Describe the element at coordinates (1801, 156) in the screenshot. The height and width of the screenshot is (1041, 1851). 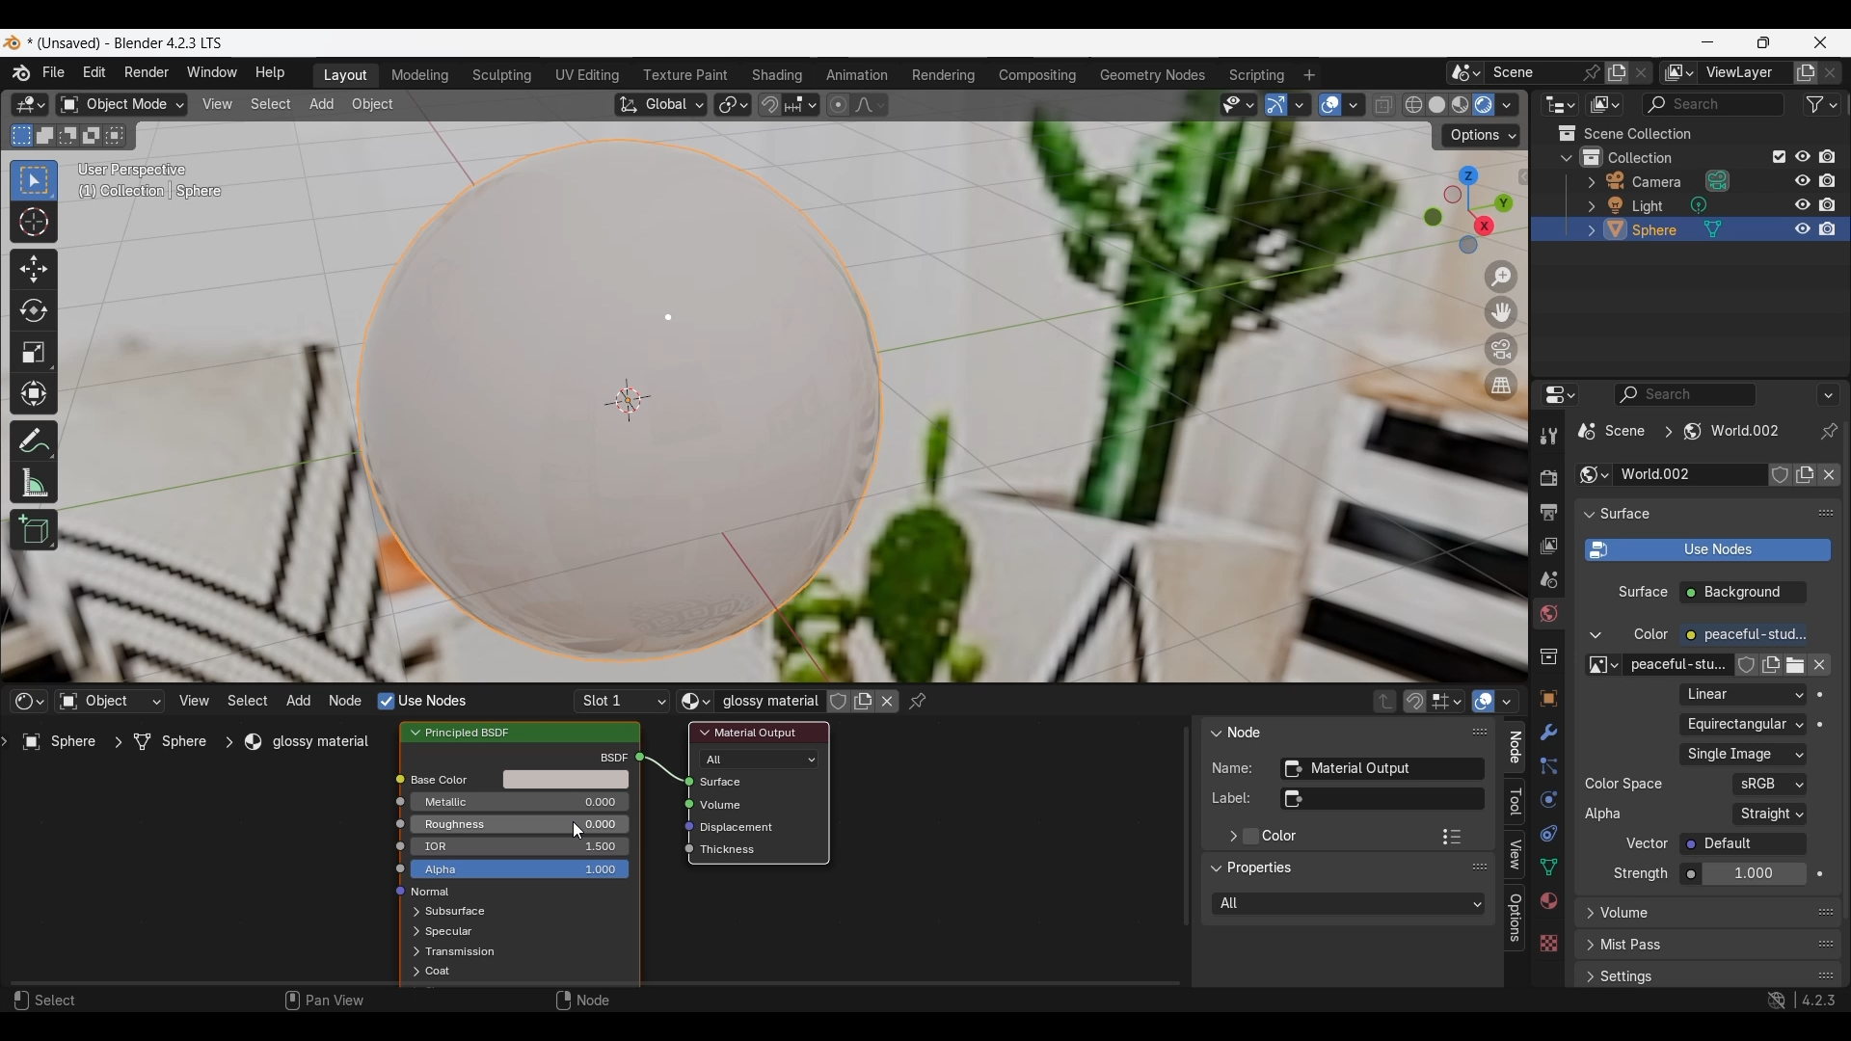
I see `Respectively hide in viewport` at that location.